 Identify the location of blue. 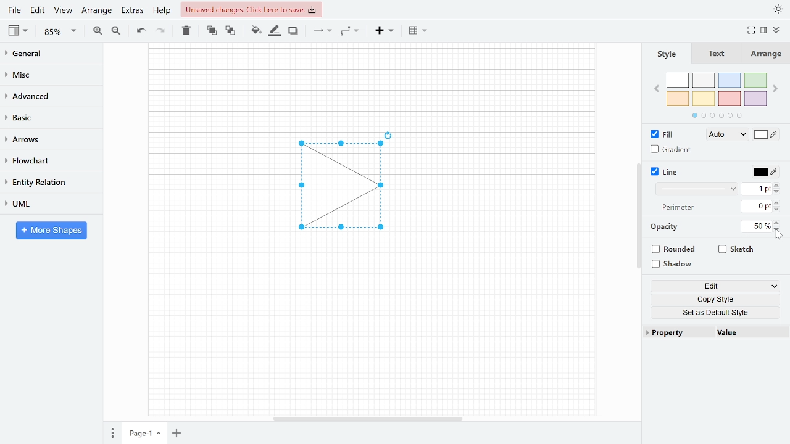
(731, 80).